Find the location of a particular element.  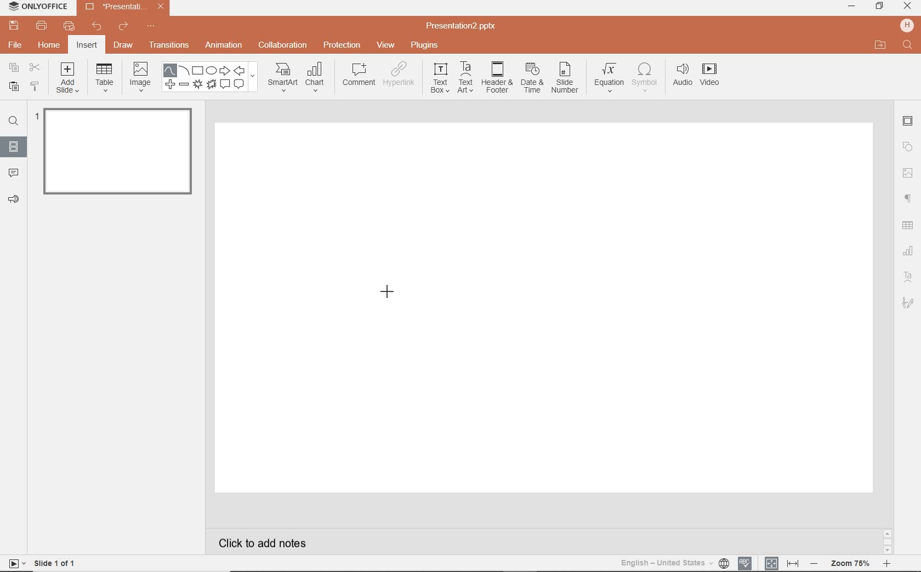

EQUATION is located at coordinates (609, 76).